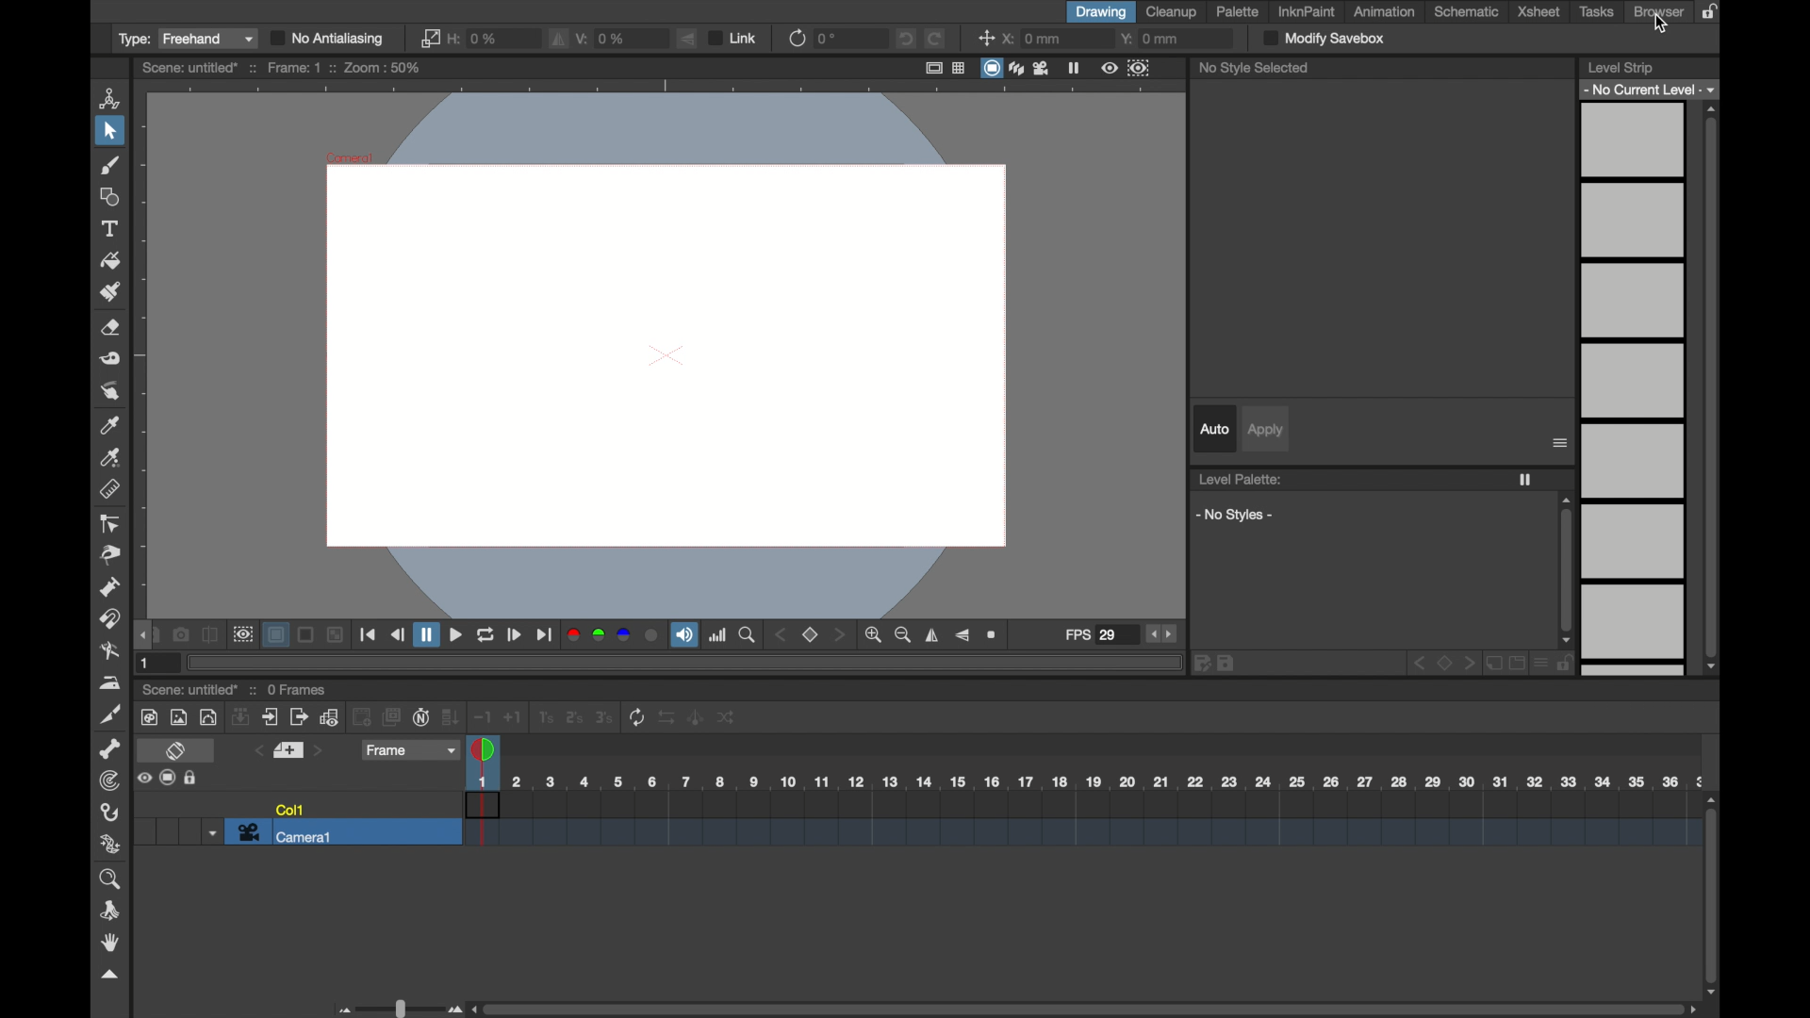 Image resolution: width=1810 pixels, height=1018 pixels. Describe the element at coordinates (111, 619) in the screenshot. I see `magnet tool` at that location.